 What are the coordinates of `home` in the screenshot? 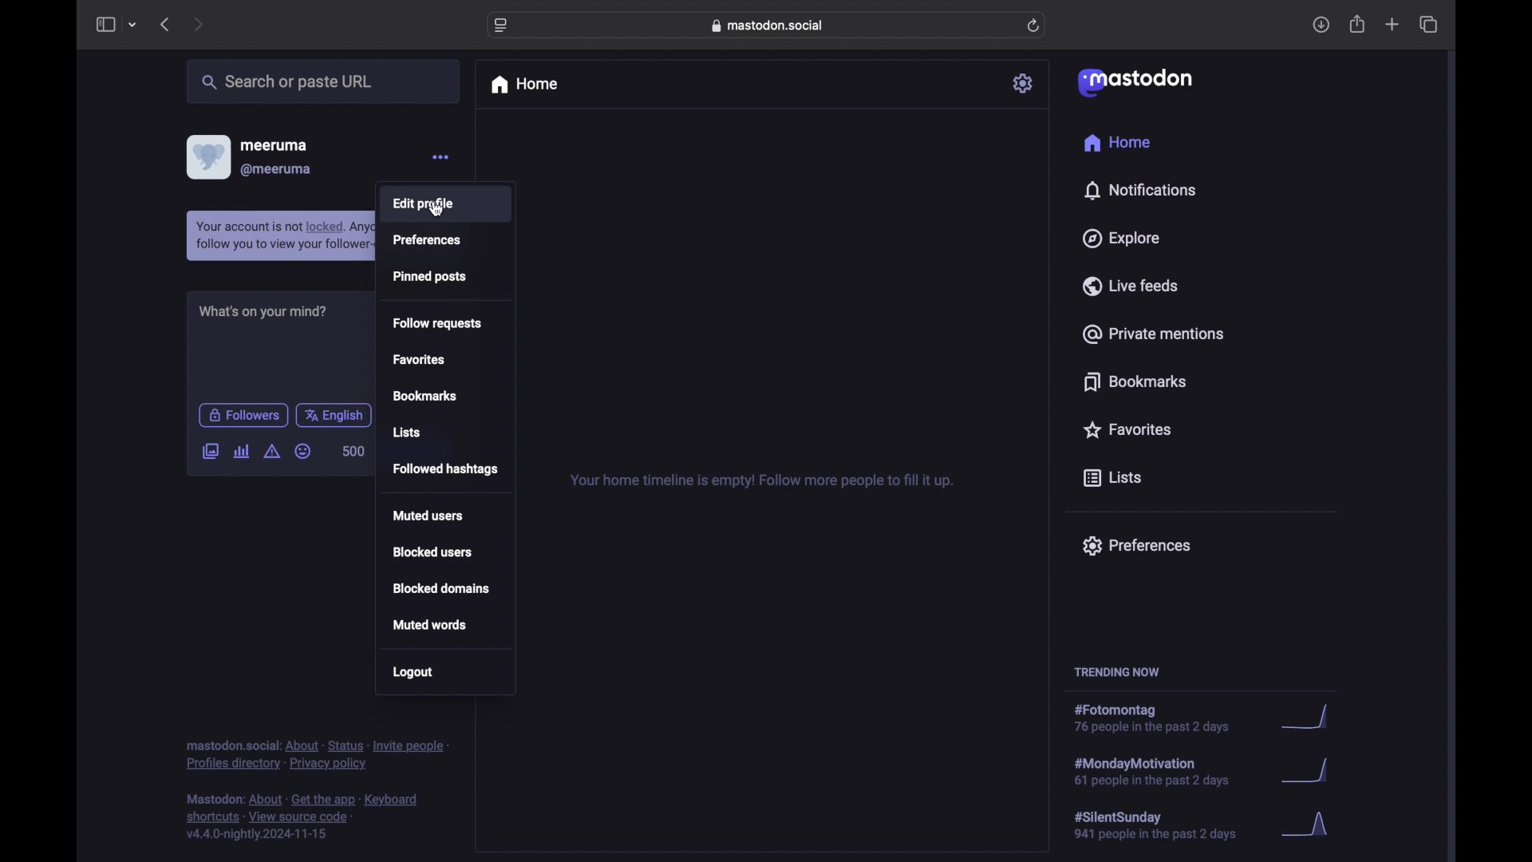 It's located at (525, 85).